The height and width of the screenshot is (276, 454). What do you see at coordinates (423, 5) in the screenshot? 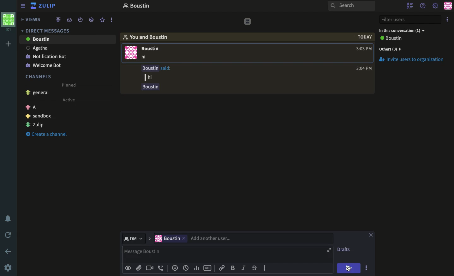
I see `Help` at bounding box center [423, 5].